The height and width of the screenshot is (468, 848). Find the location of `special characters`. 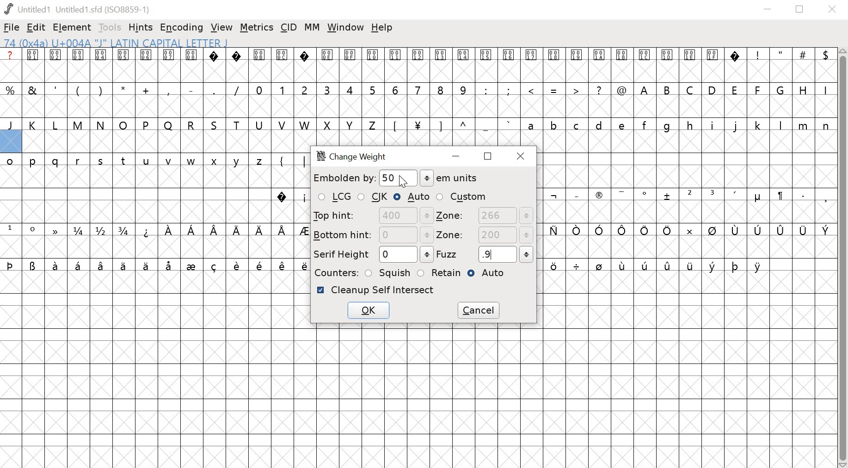

special characters is located at coordinates (124, 89).